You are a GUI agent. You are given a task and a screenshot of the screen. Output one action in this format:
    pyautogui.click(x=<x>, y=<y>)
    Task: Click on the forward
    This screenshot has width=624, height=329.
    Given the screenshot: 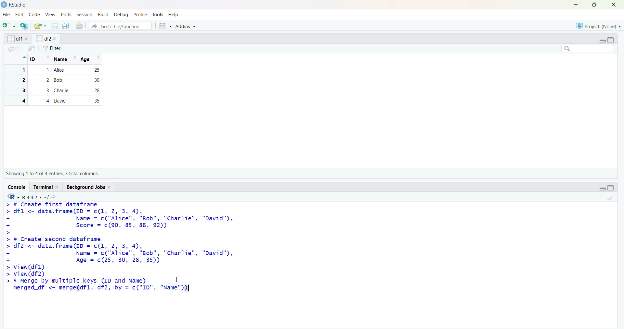 What is the action you would take?
    pyautogui.click(x=19, y=49)
    